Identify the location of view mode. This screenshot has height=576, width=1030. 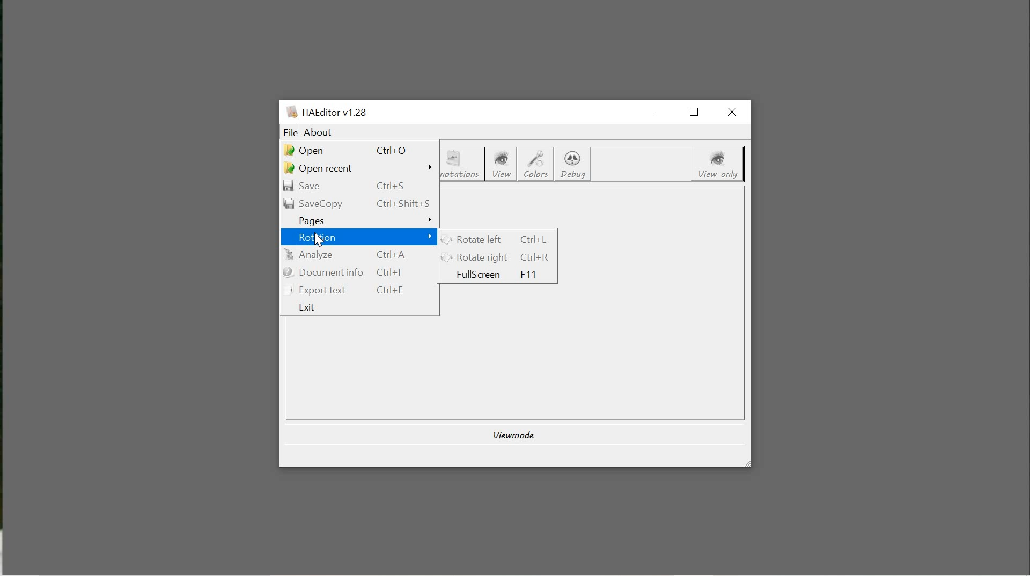
(512, 433).